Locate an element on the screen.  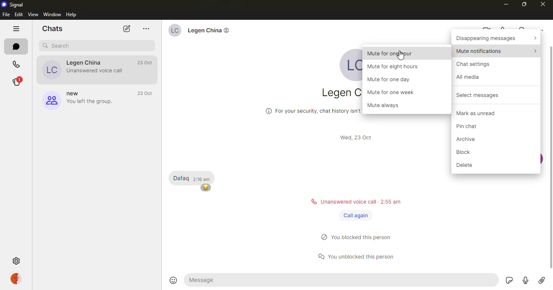
window is located at coordinates (52, 14).